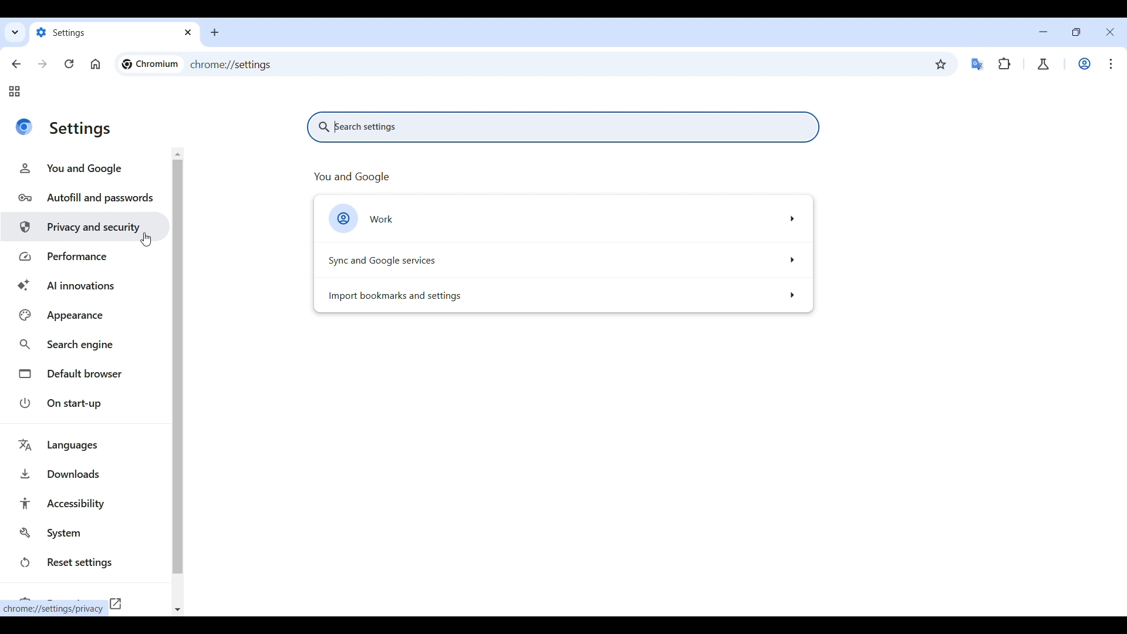 The width and height of the screenshot is (1127, 634). I want to click on Add new tab, so click(215, 32).